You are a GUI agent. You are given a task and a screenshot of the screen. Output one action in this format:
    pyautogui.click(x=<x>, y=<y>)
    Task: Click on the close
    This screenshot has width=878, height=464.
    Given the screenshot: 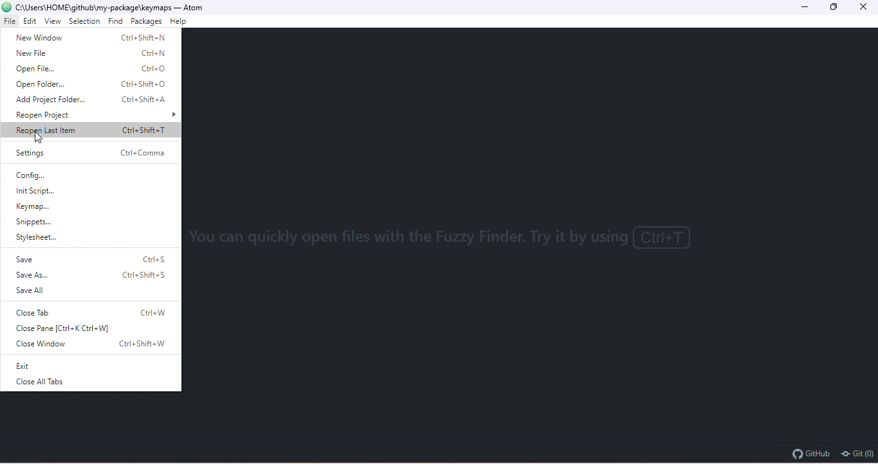 What is the action you would take?
    pyautogui.click(x=866, y=7)
    